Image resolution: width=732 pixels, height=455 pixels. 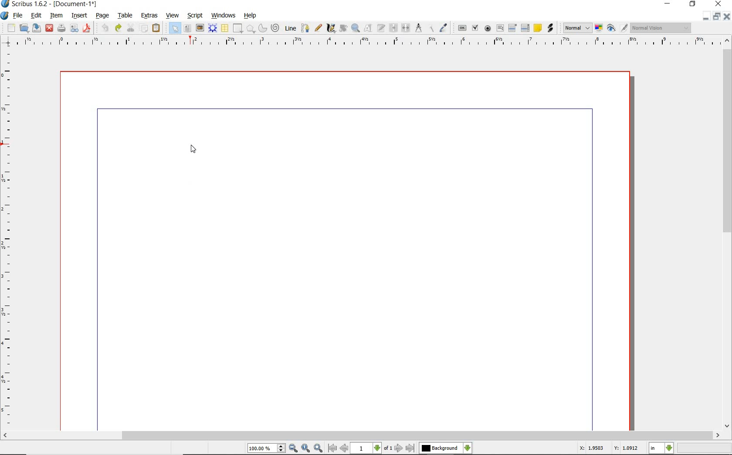 I want to click on undo, so click(x=105, y=28).